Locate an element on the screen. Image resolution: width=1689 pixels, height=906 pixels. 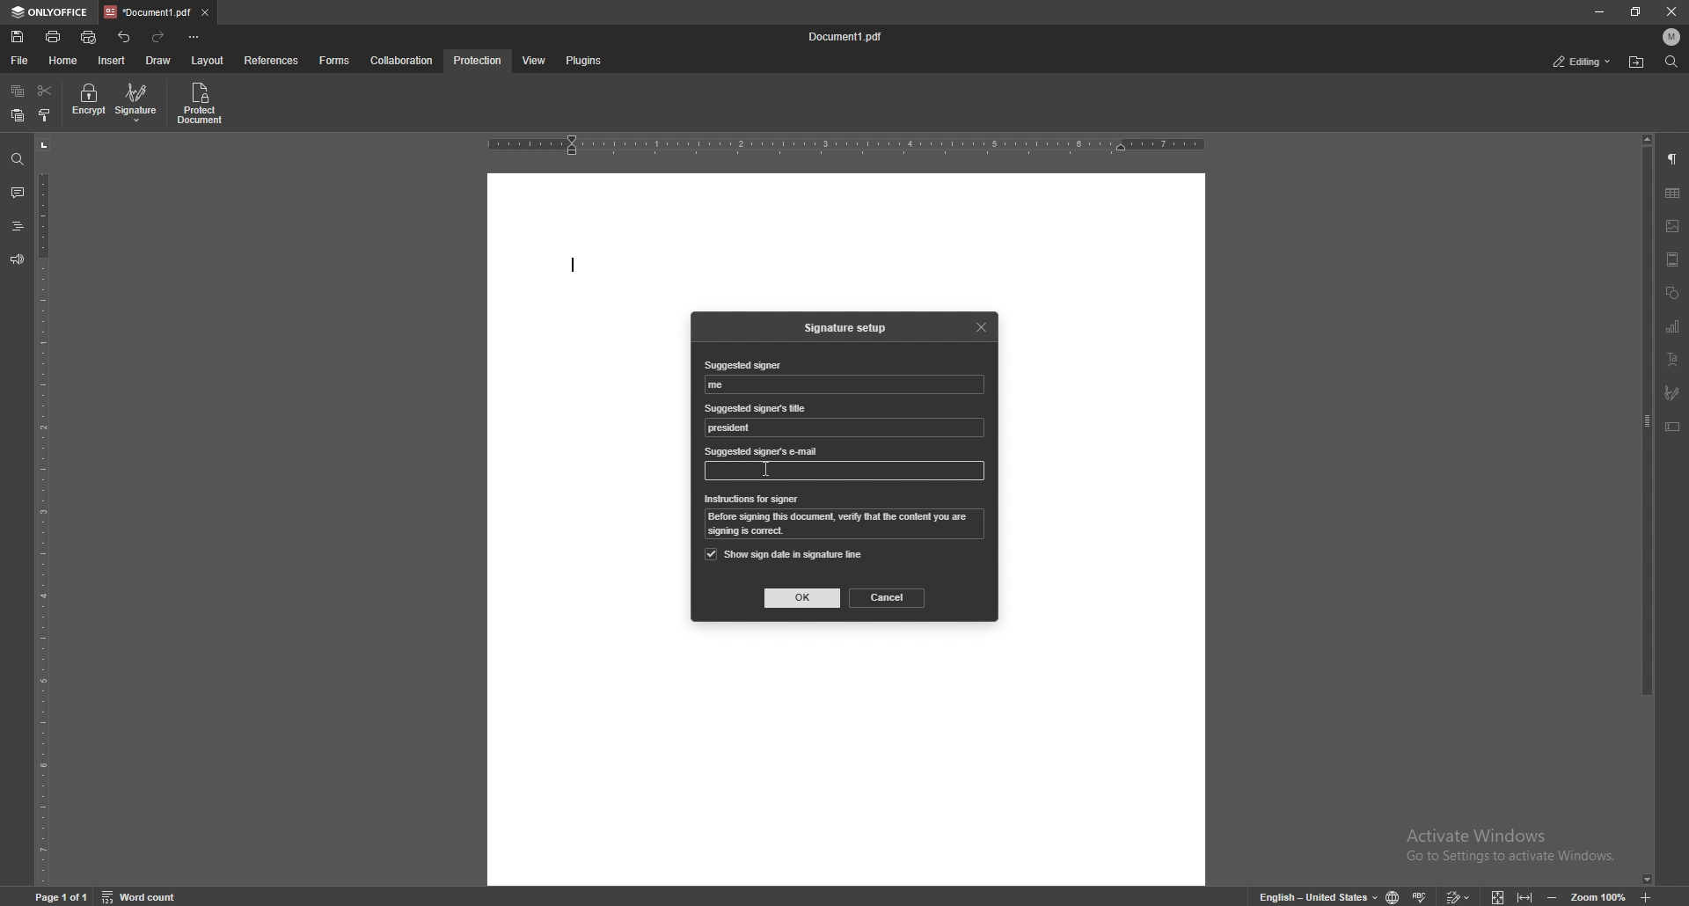
page is located at coordinates (64, 895).